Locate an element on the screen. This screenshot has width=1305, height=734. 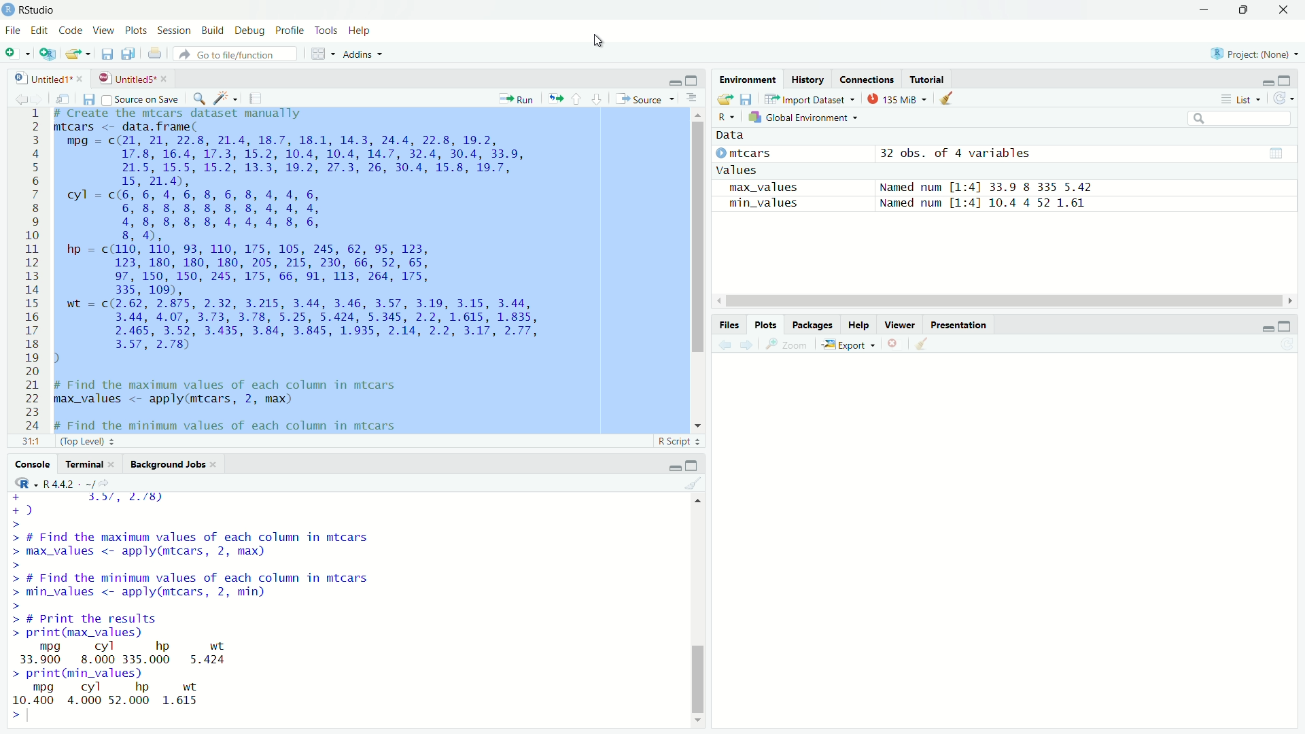
Debug is located at coordinates (249, 30).